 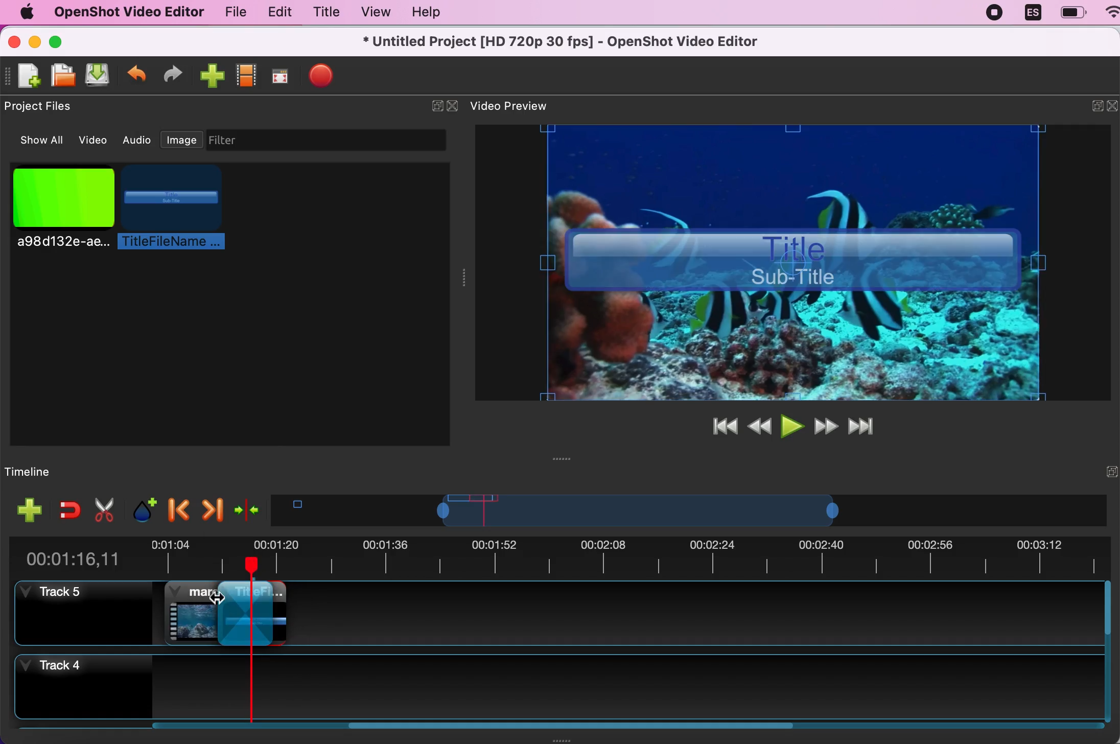 I want to click on language, so click(x=1033, y=14).